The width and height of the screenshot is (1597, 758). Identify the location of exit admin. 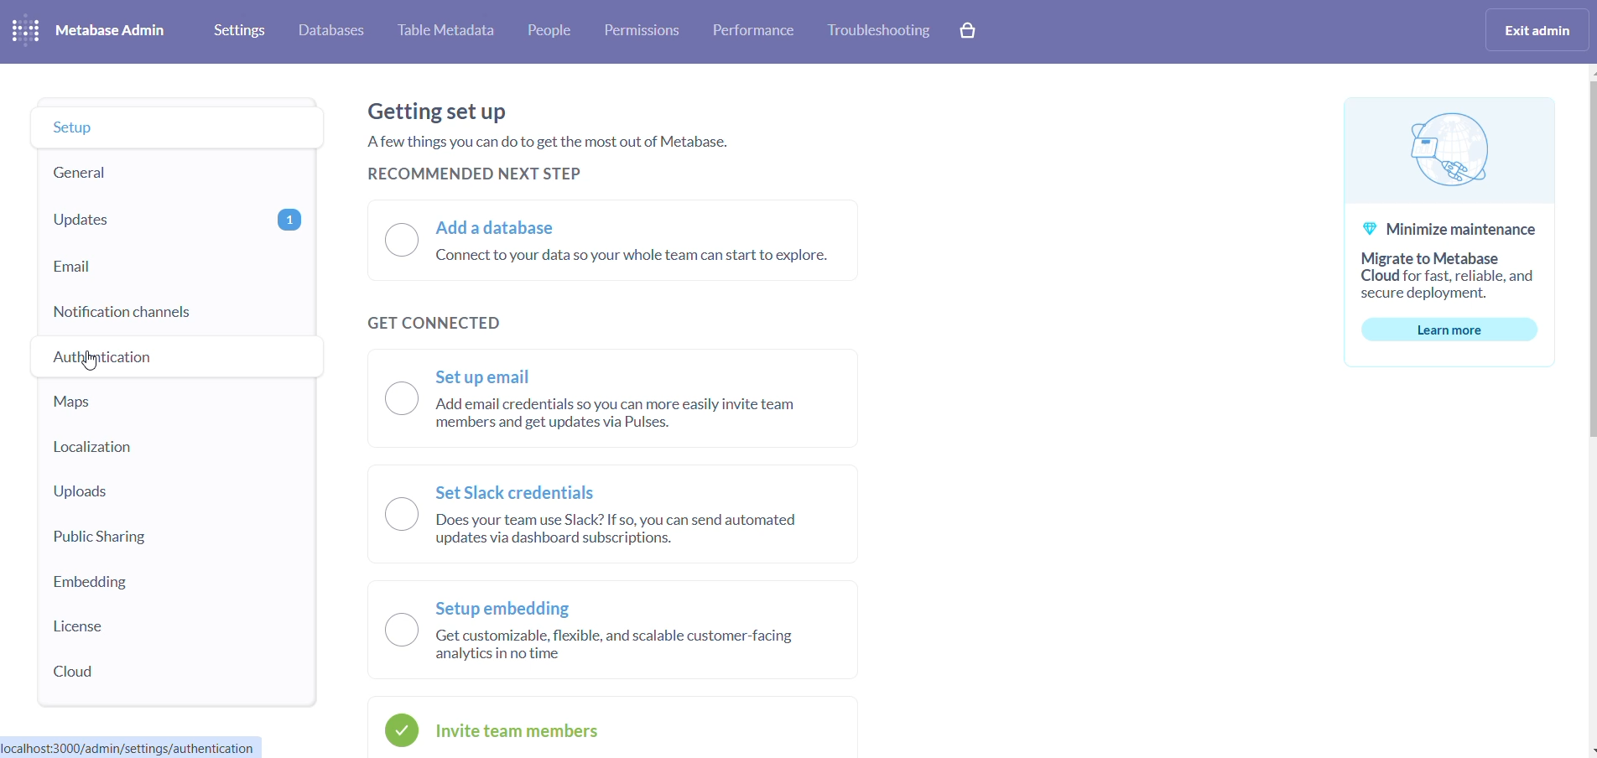
(1538, 30).